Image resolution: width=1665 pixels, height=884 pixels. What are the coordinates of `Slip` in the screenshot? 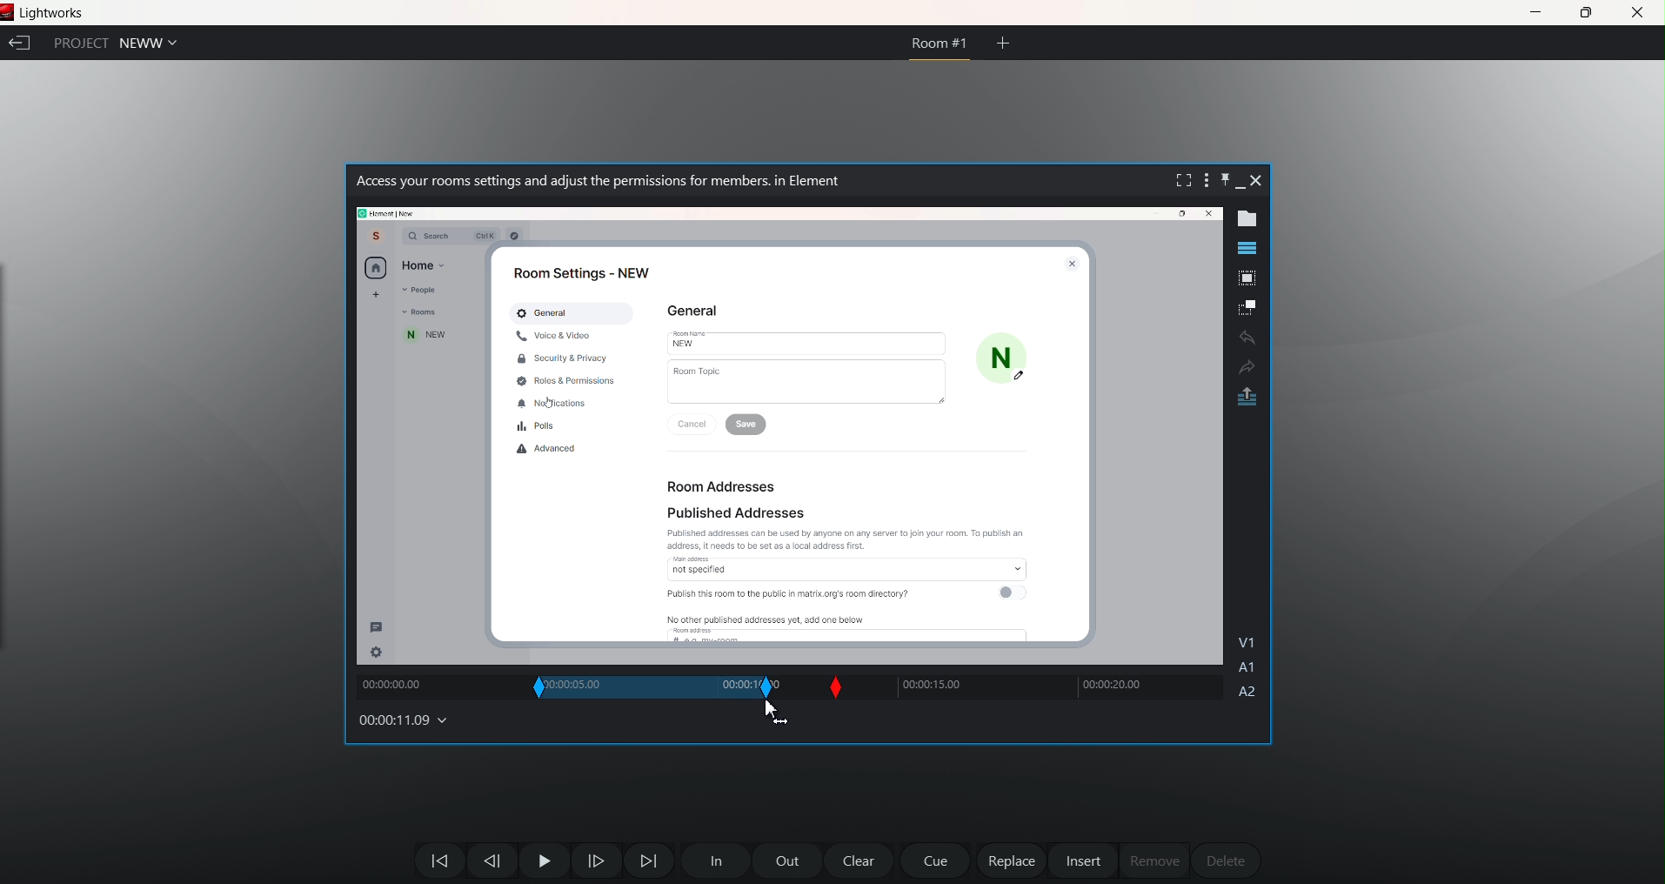 It's located at (835, 688).